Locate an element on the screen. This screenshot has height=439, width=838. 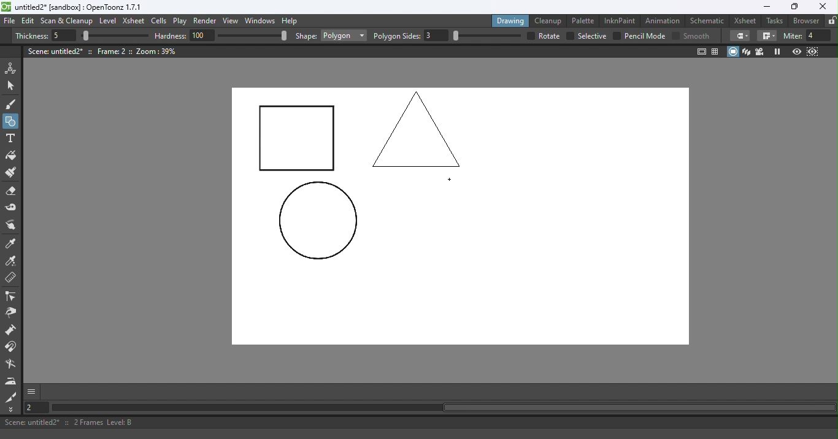
Cursor is located at coordinates (452, 180).